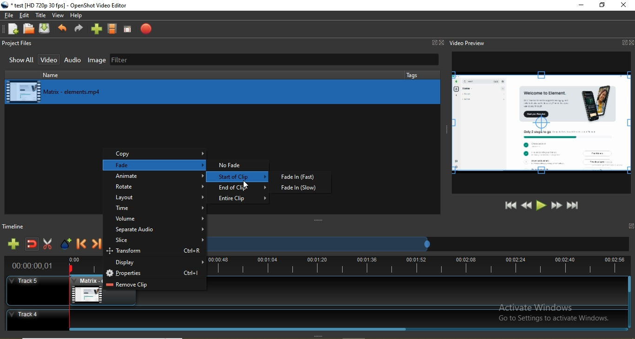 Image resolution: width=635 pixels, height=339 pixels. What do you see at coordinates (155, 252) in the screenshot?
I see `transform` at bounding box center [155, 252].